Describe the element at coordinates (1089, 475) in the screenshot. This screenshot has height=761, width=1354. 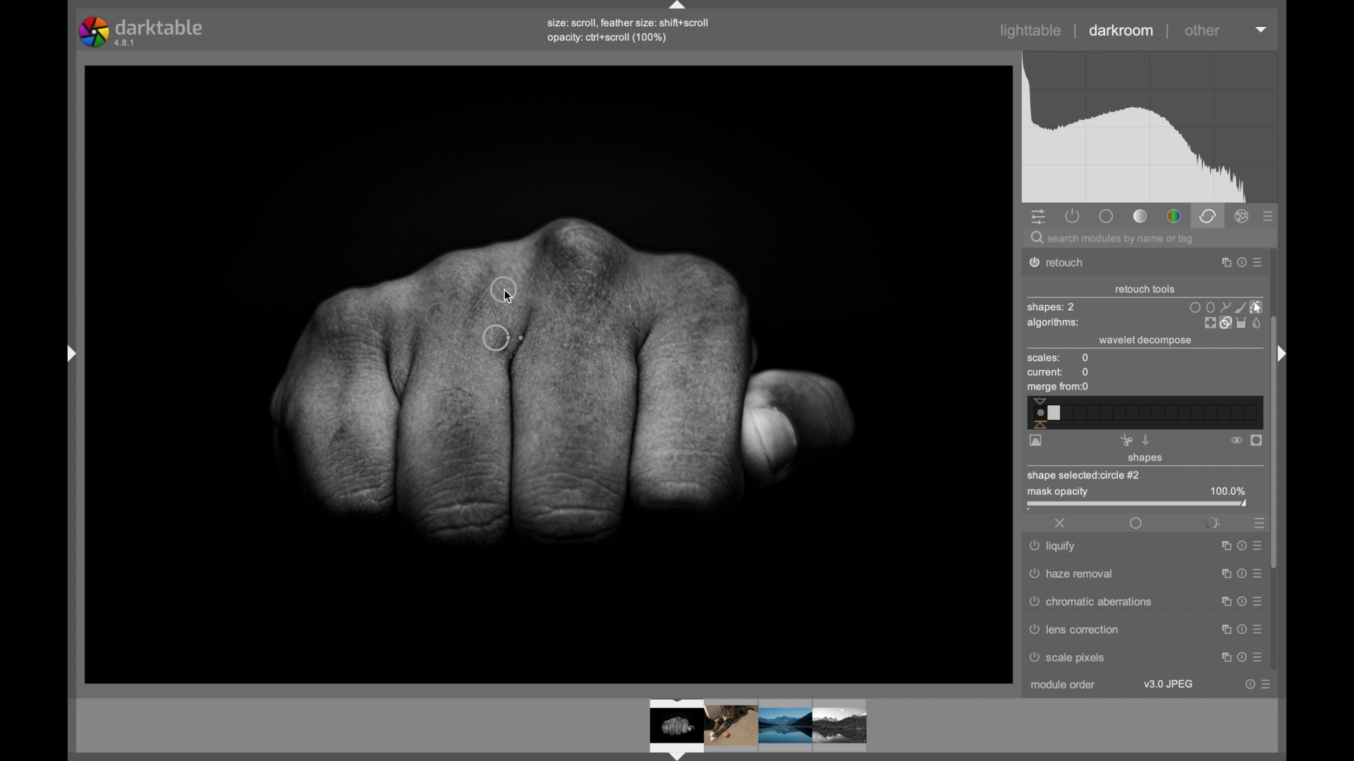
I see `shape selected:circle #2` at that location.